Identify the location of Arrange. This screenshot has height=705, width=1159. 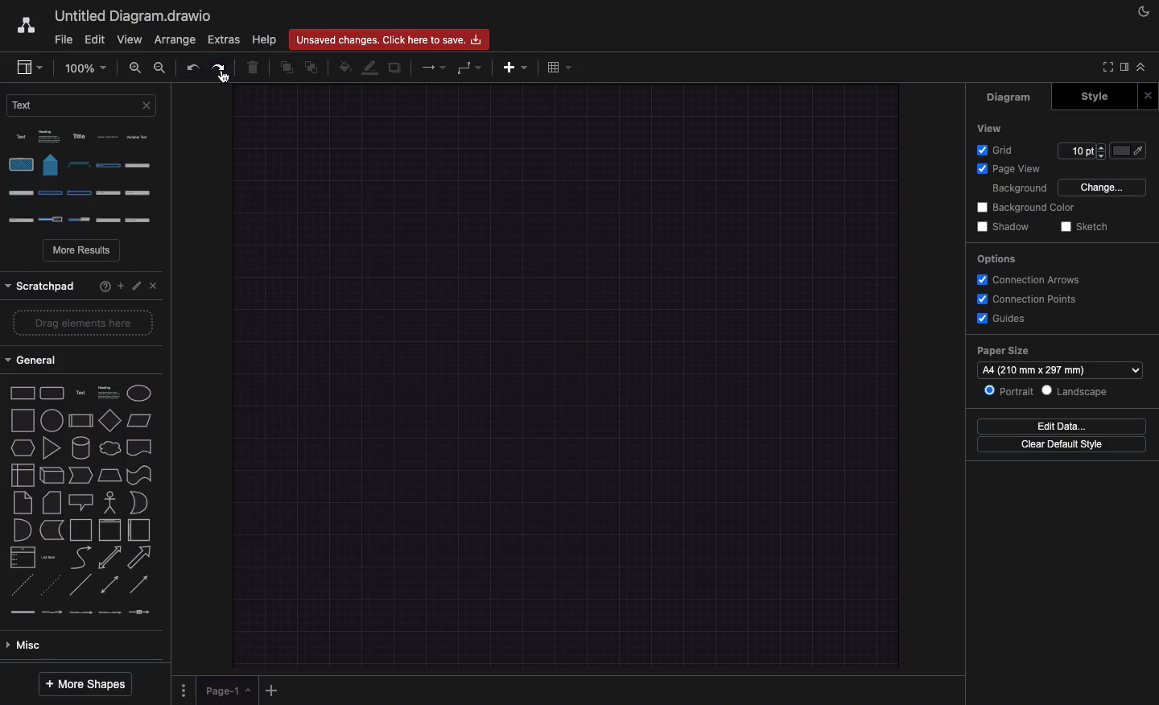
(175, 40).